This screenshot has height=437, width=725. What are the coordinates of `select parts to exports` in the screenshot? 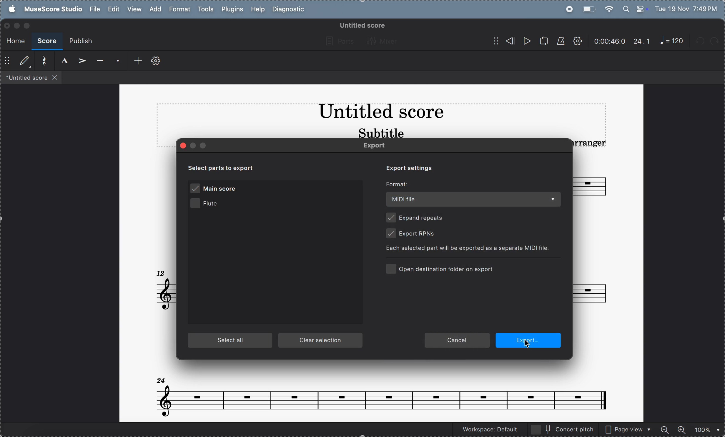 It's located at (228, 167).